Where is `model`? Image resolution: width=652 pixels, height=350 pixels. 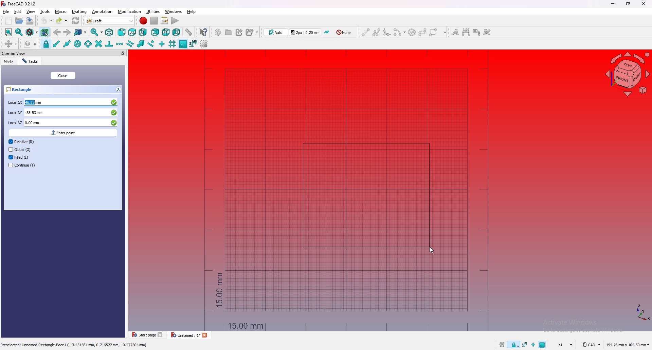
model is located at coordinates (10, 62).